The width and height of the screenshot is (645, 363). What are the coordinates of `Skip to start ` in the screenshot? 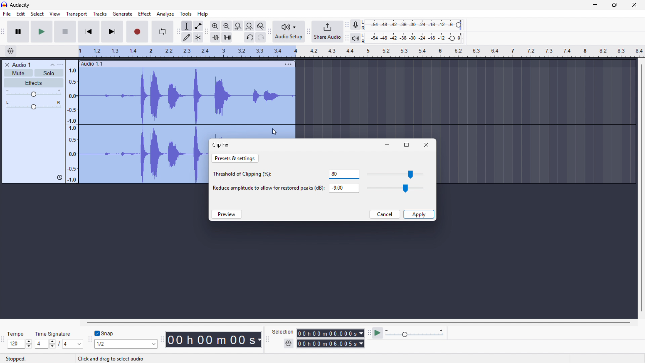 It's located at (88, 32).